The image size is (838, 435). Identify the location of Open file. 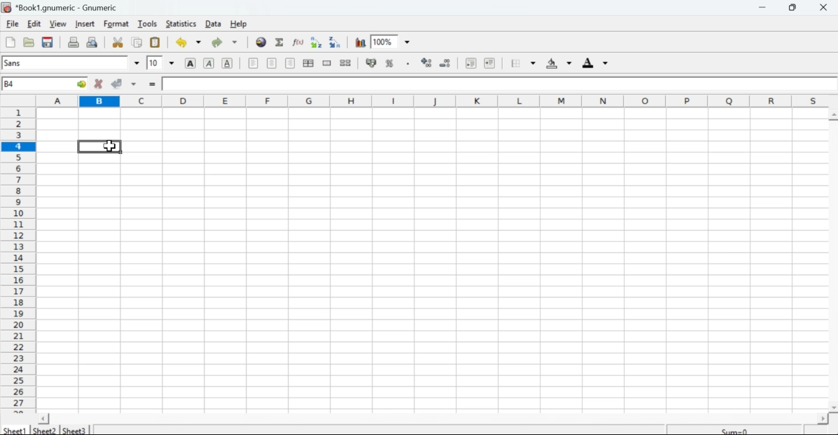
(29, 44).